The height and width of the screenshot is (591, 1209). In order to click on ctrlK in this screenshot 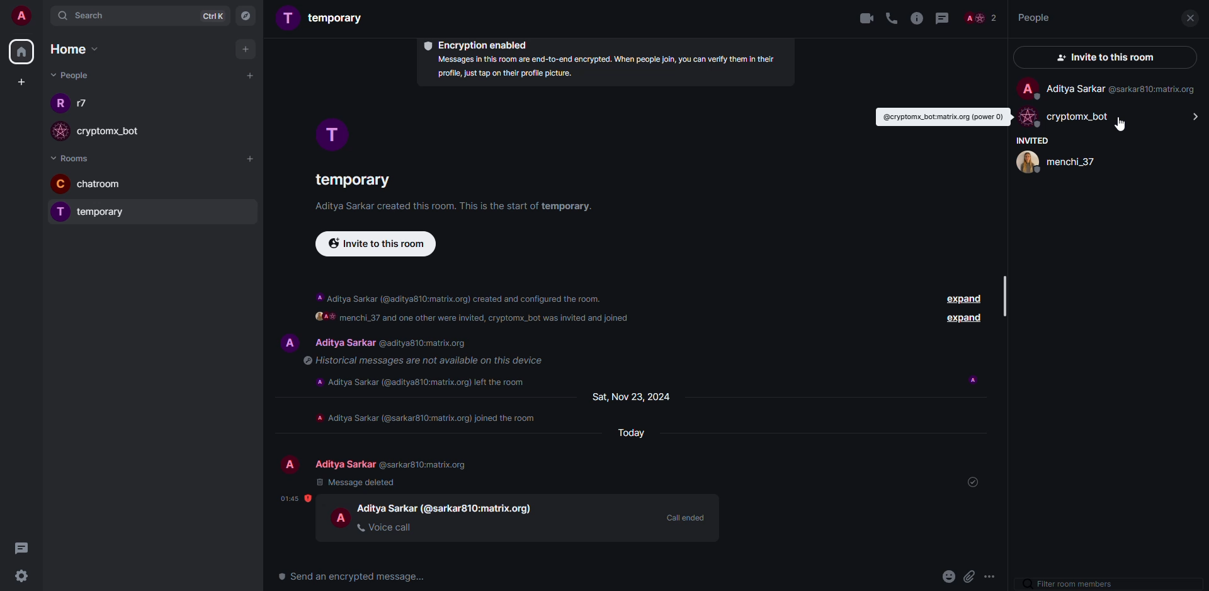, I will do `click(208, 15)`.